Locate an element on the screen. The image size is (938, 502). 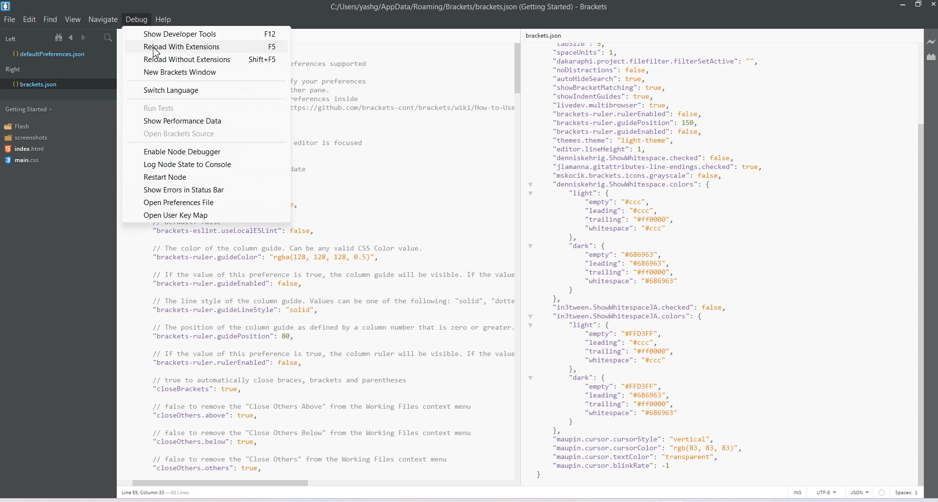
Left is located at coordinates (10, 39).